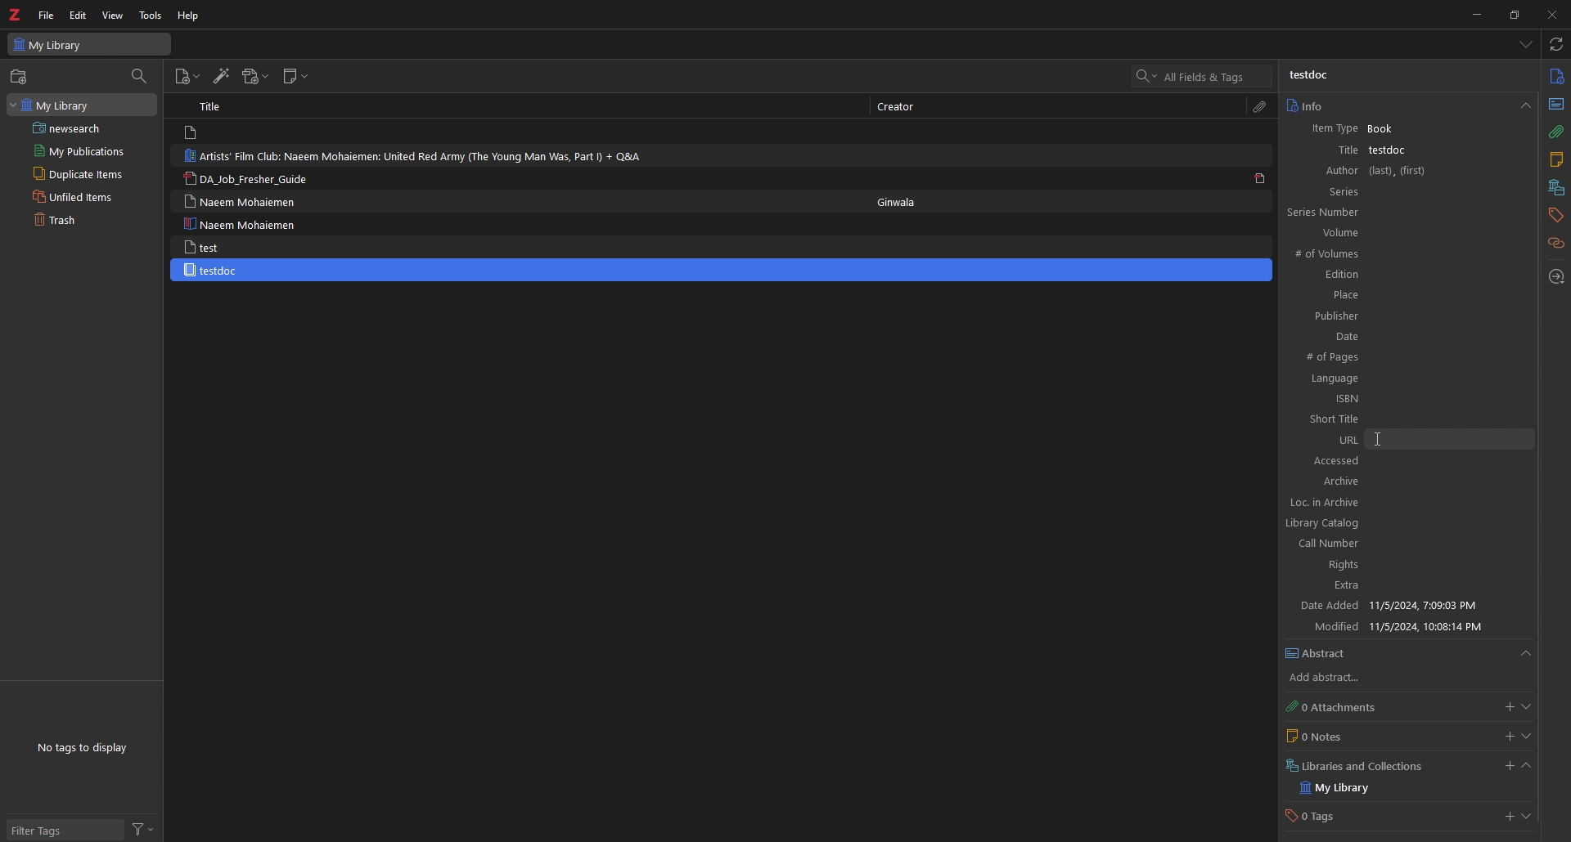  What do you see at coordinates (222, 76) in the screenshot?
I see `add items by identifier` at bounding box center [222, 76].